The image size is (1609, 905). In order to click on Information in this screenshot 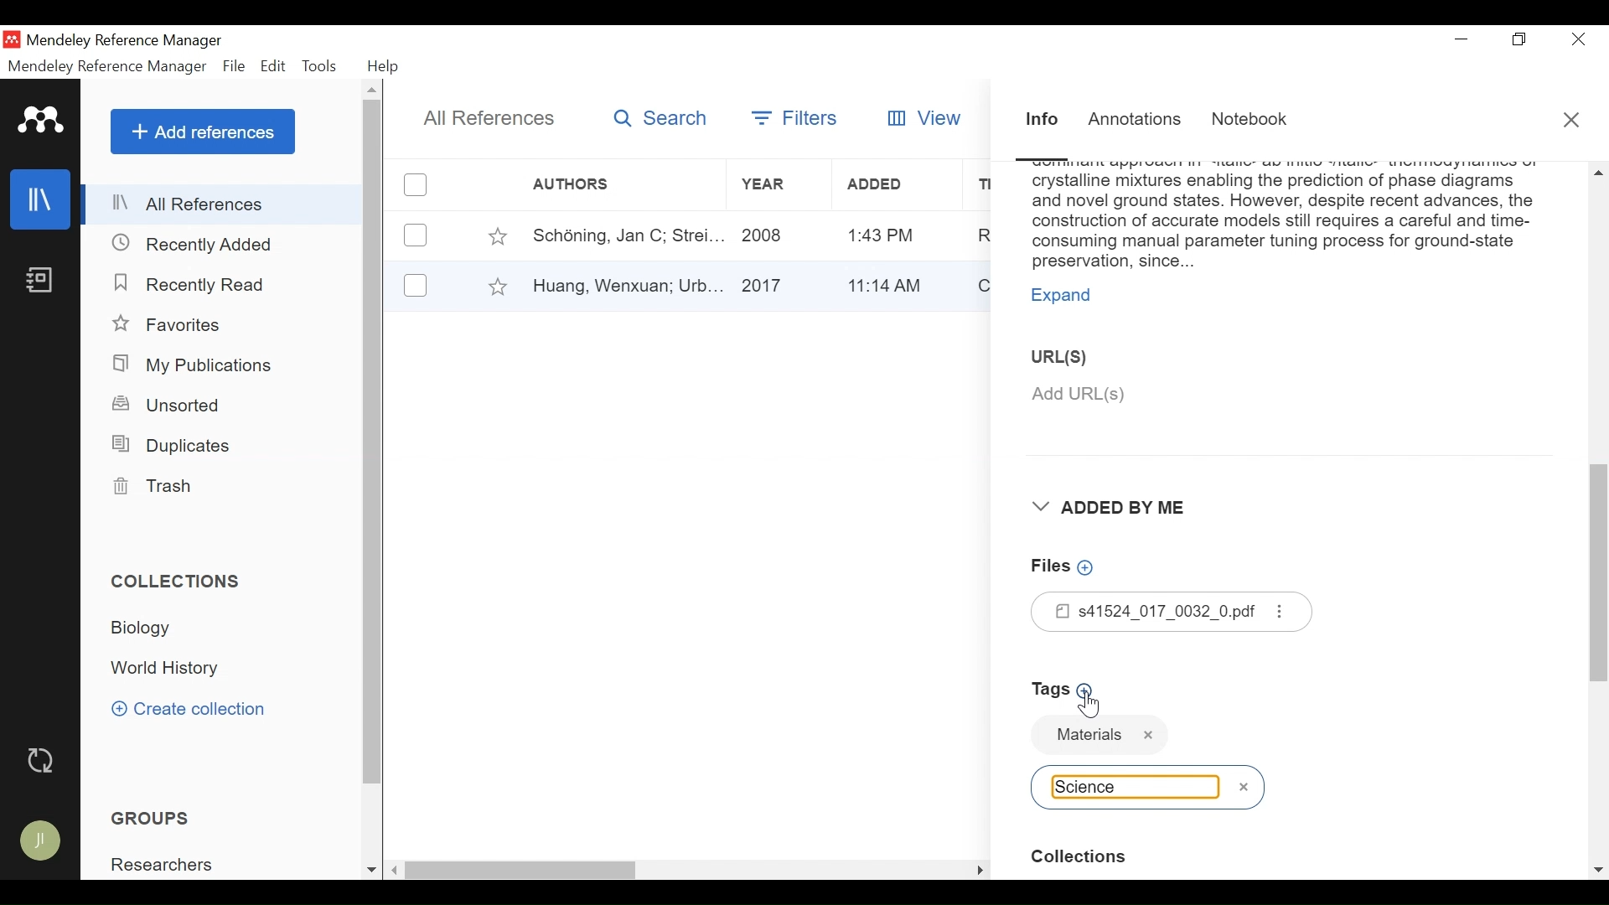, I will do `click(1043, 121)`.